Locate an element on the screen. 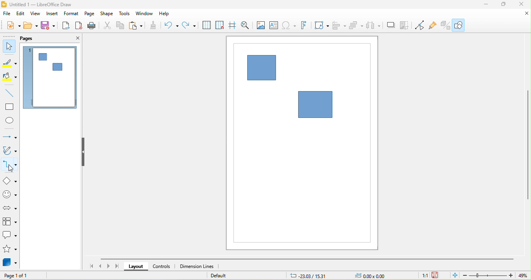 Image resolution: width=531 pixels, height=280 pixels. image is located at coordinates (261, 25).